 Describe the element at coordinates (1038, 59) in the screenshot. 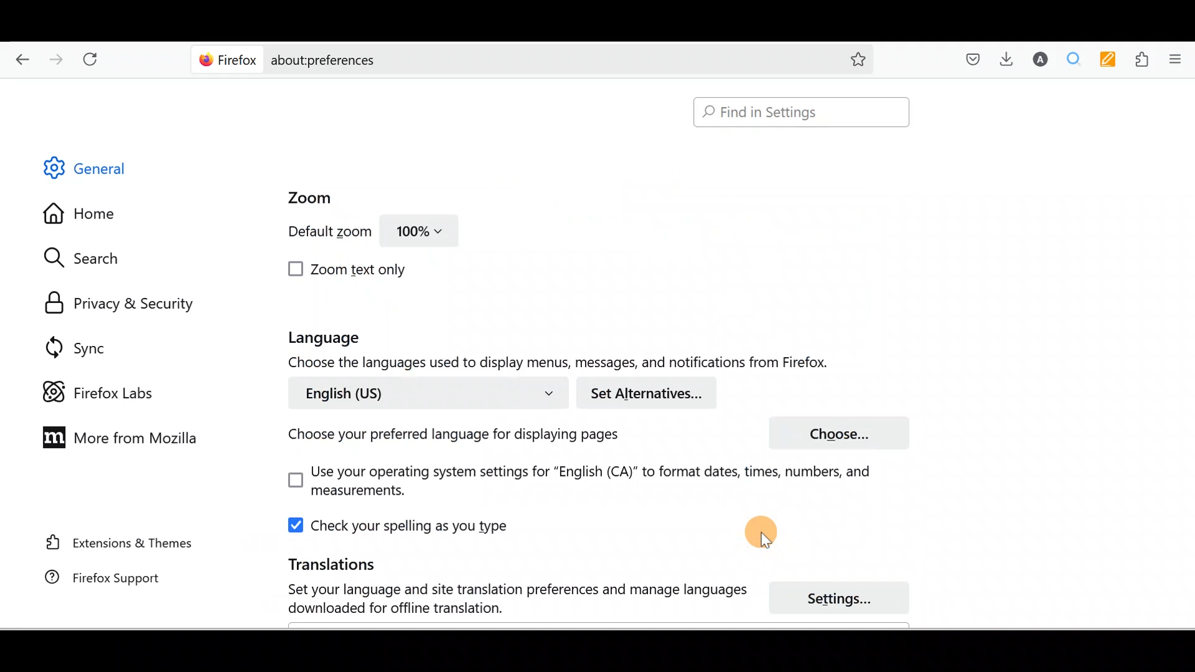

I see `Account` at that location.